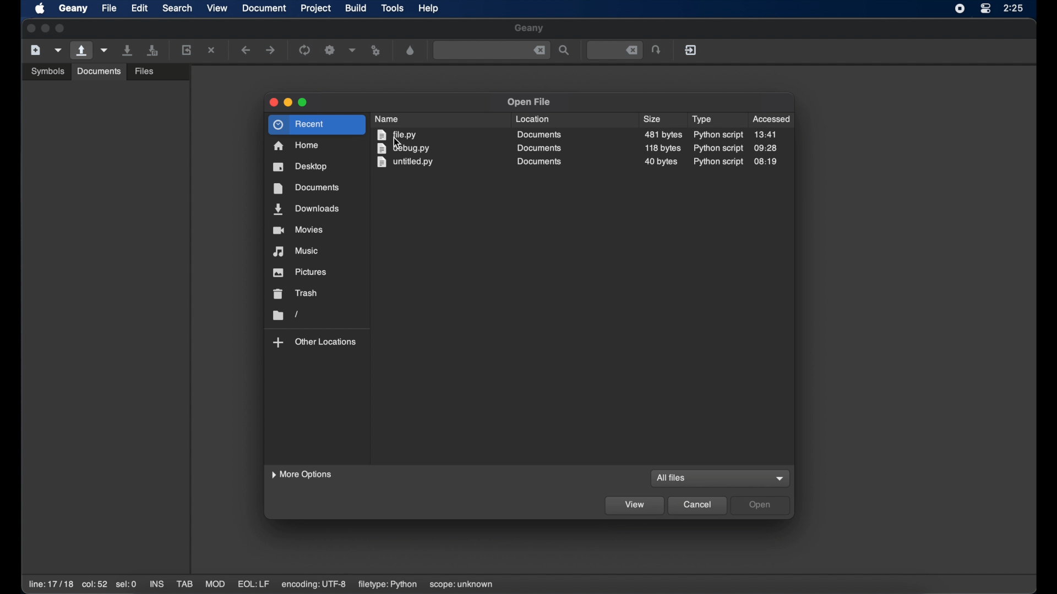 The image size is (1057, 594). Describe the element at coordinates (307, 189) in the screenshot. I see `documents` at that location.